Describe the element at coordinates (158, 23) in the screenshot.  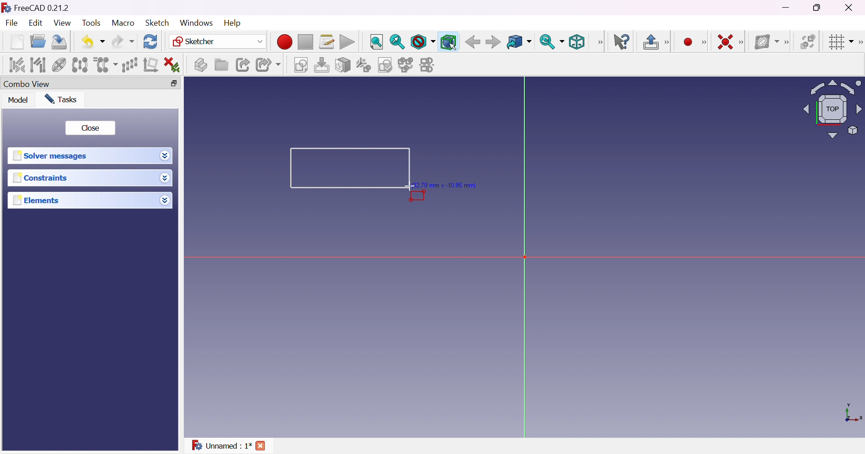
I see `Sketch` at that location.